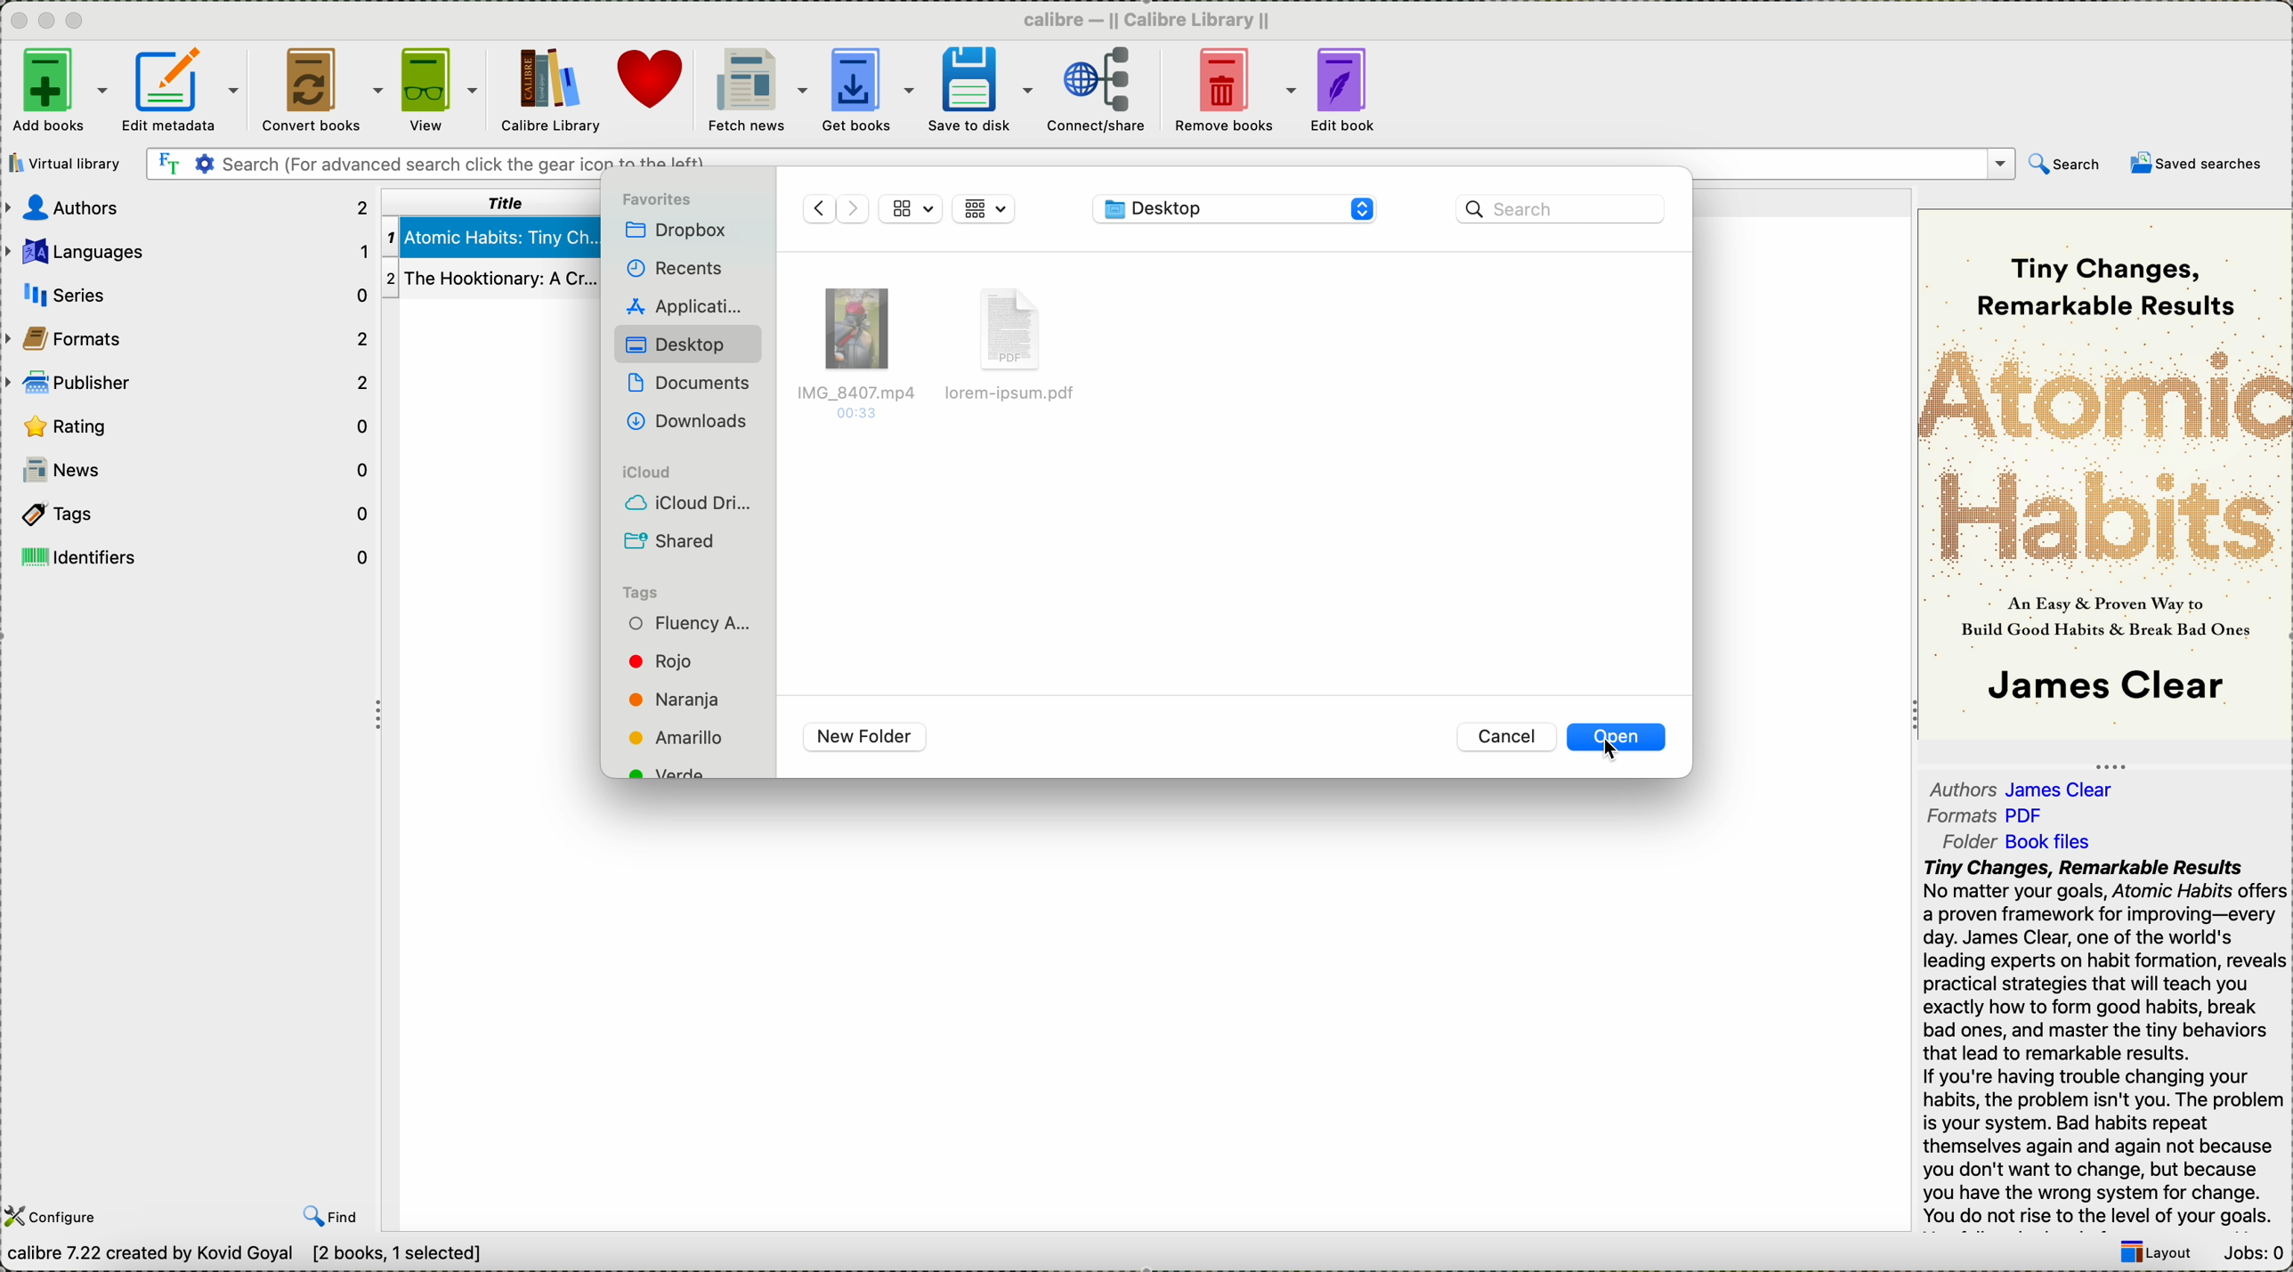 This screenshot has height=1272, width=2293. I want to click on drop, so click(679, 231).